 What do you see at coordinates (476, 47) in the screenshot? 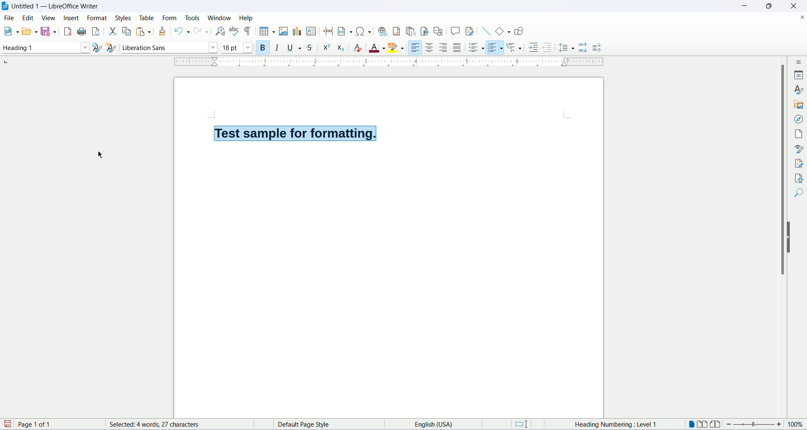
I see `unordered list` at bounding box center [476, 47].